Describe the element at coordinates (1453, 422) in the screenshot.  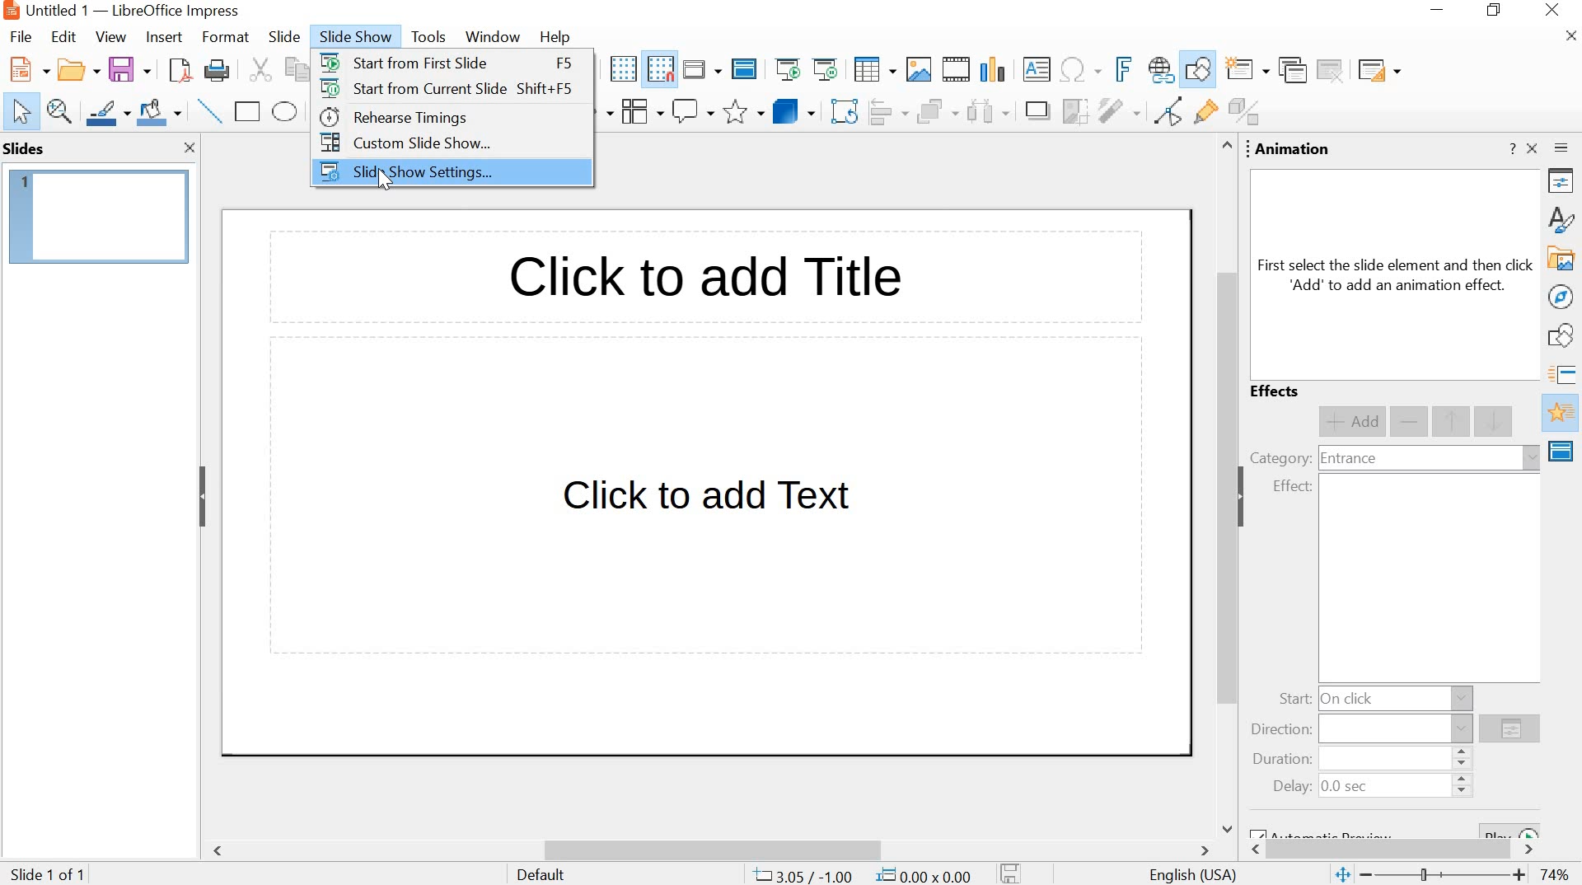
I see `move up` at that location.